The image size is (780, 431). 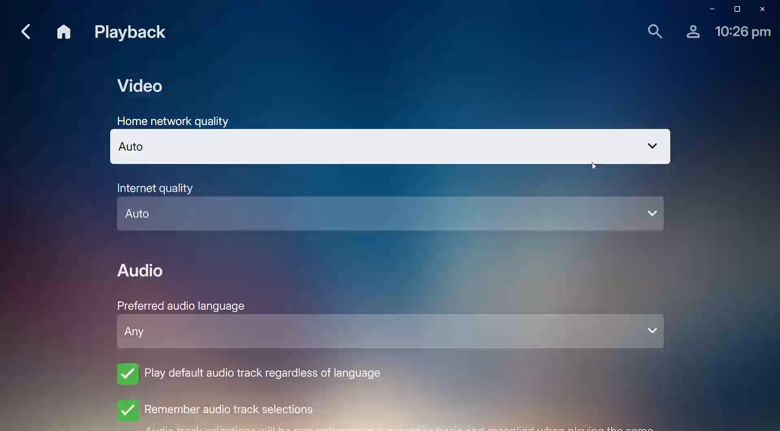 What do you see at coordinates (143, 86) in the screenshot?
I see `Video` at bounding box center [143, 86].